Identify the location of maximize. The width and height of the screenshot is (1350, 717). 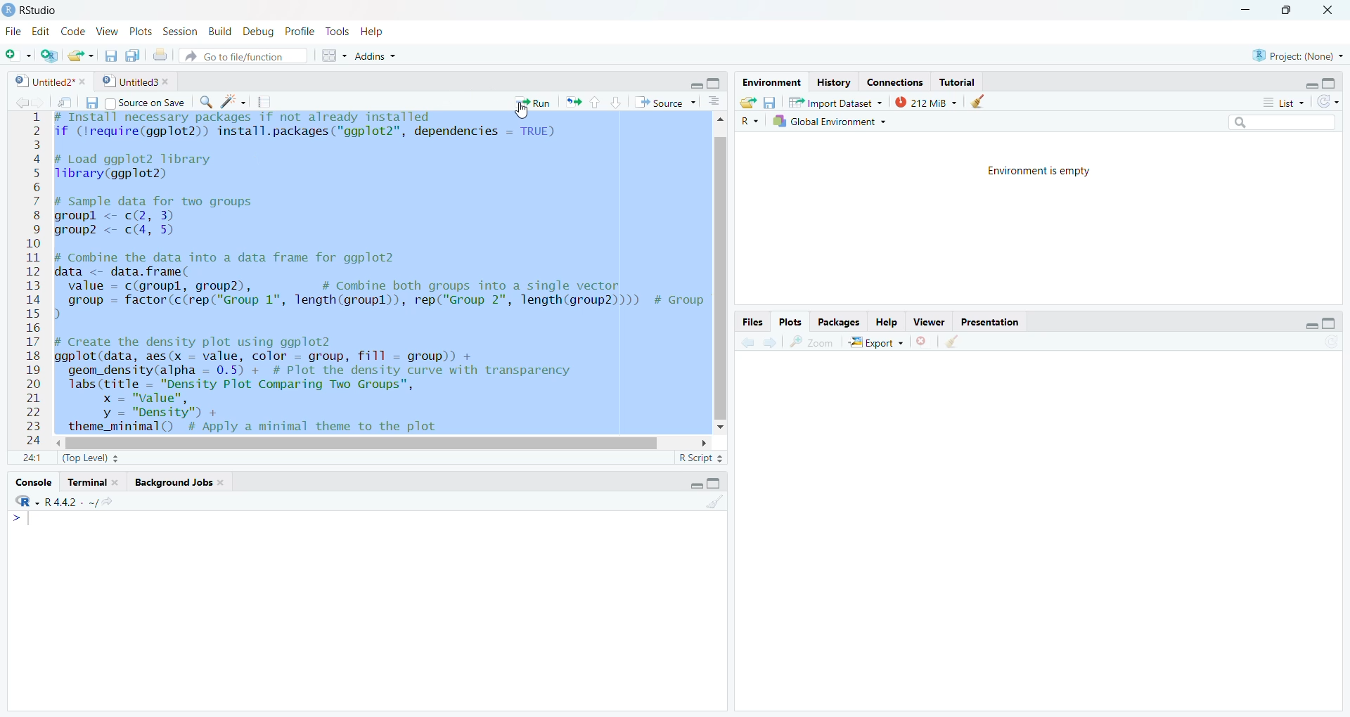
(1287, 11).